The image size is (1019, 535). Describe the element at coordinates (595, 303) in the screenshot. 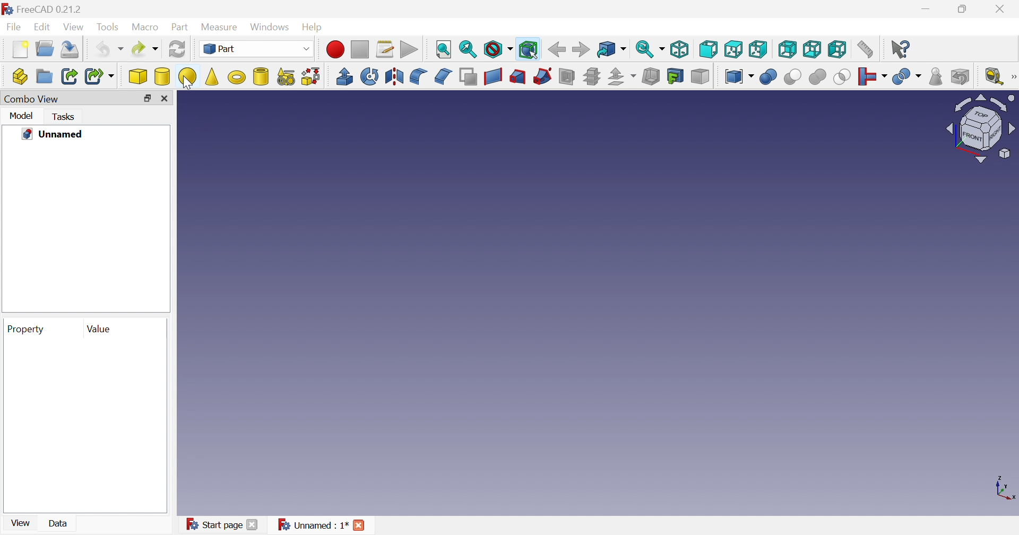

I see `canvas` at that location.